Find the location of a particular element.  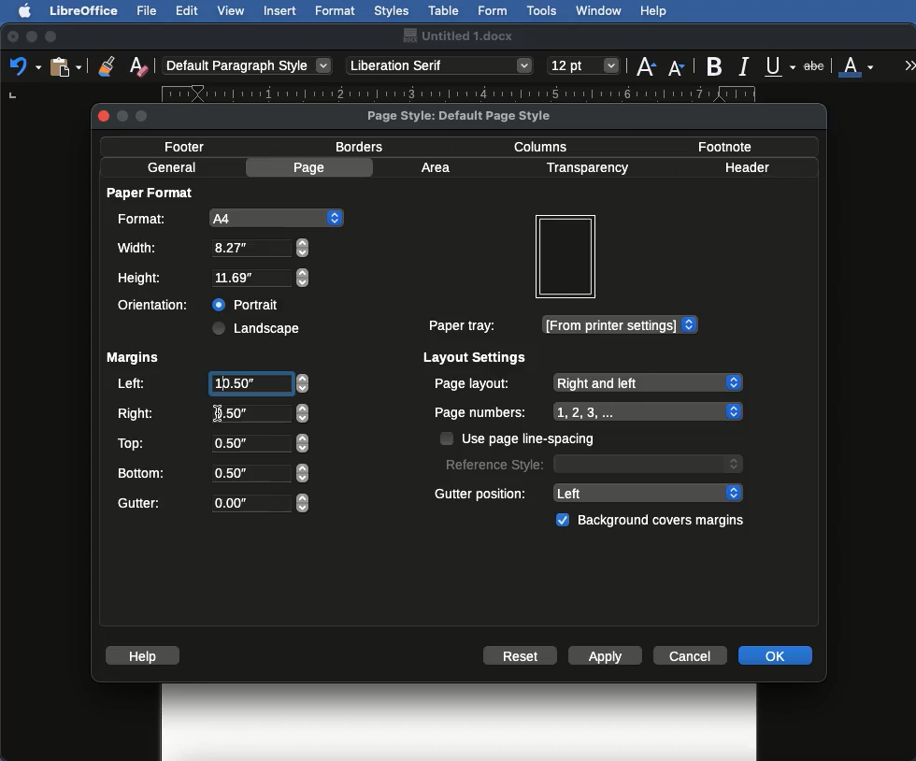

Use page line spacing is located at coordinates (520, 438).